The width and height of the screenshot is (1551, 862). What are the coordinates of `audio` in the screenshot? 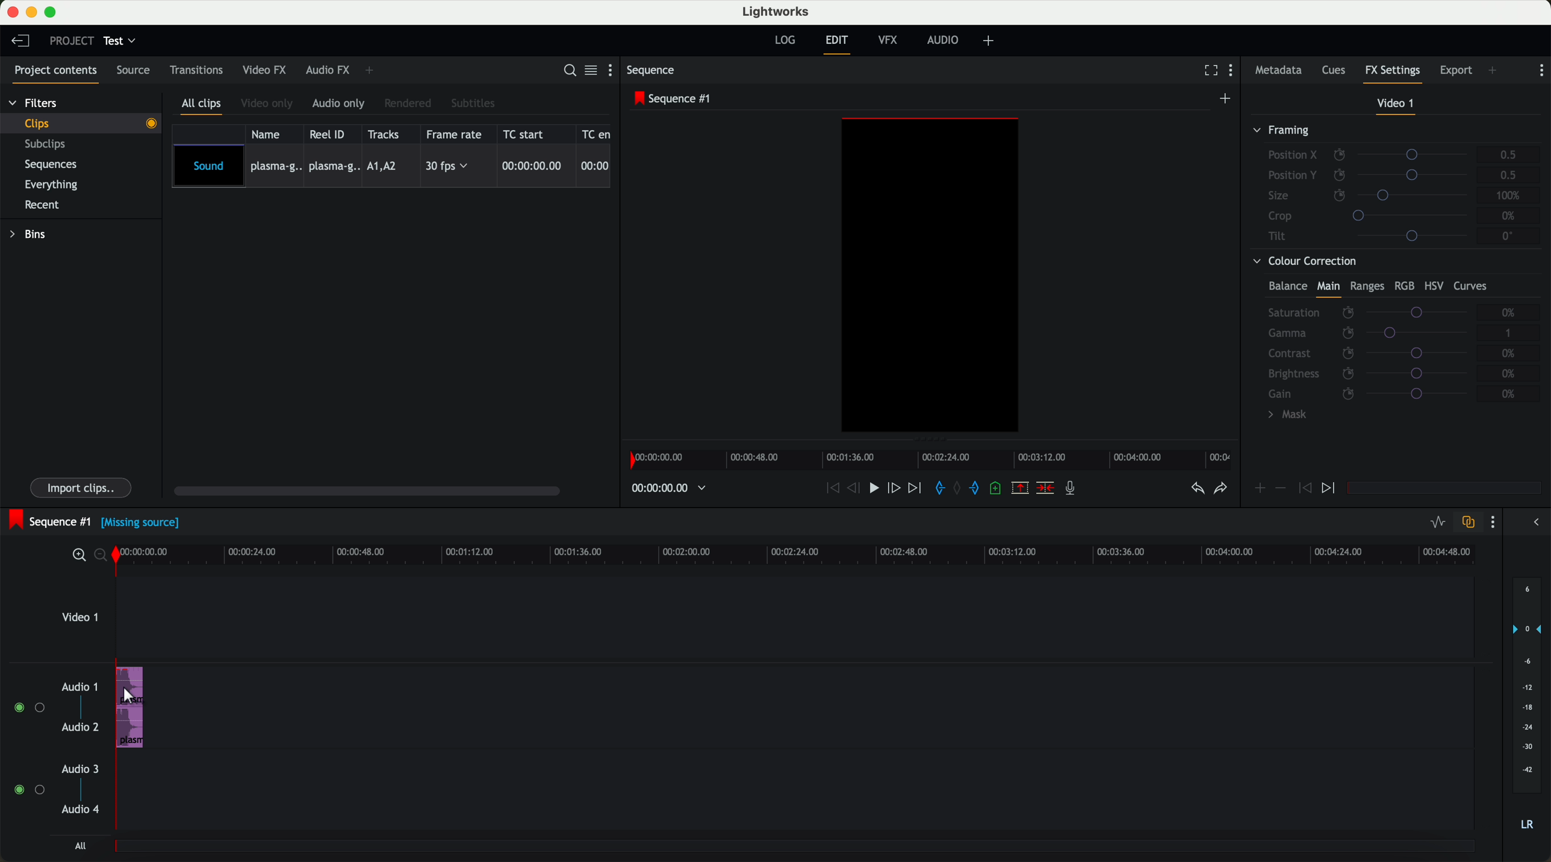 It's located at (132, 709).